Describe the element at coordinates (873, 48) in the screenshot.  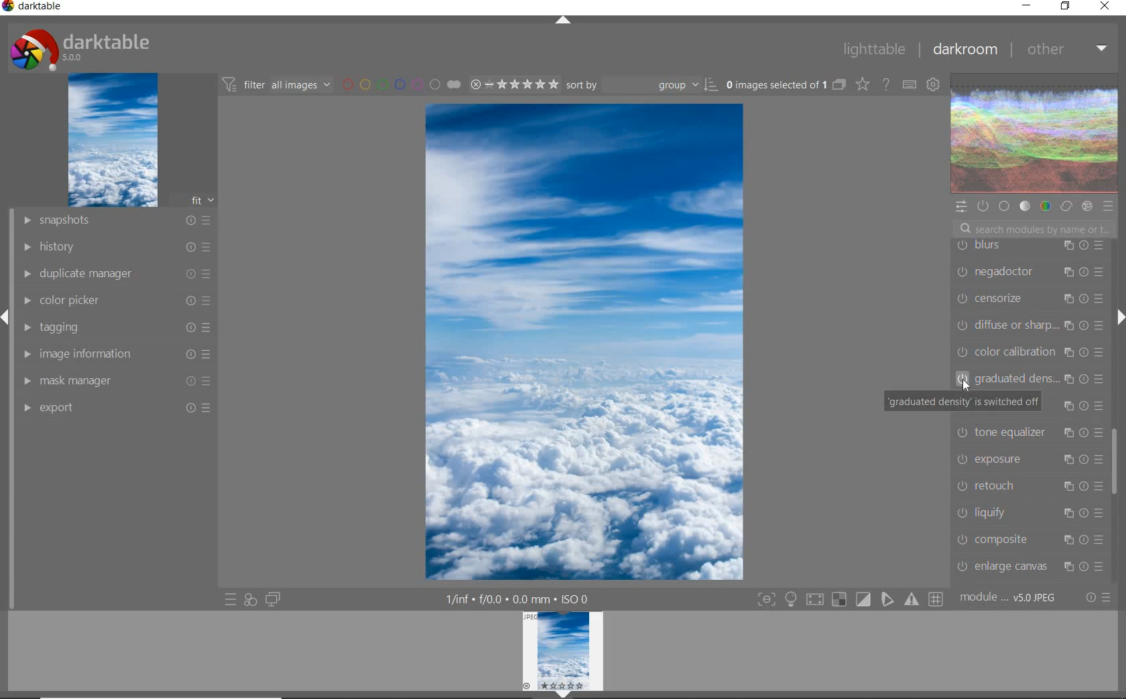
I see `LIGHTTABLE` at that location.